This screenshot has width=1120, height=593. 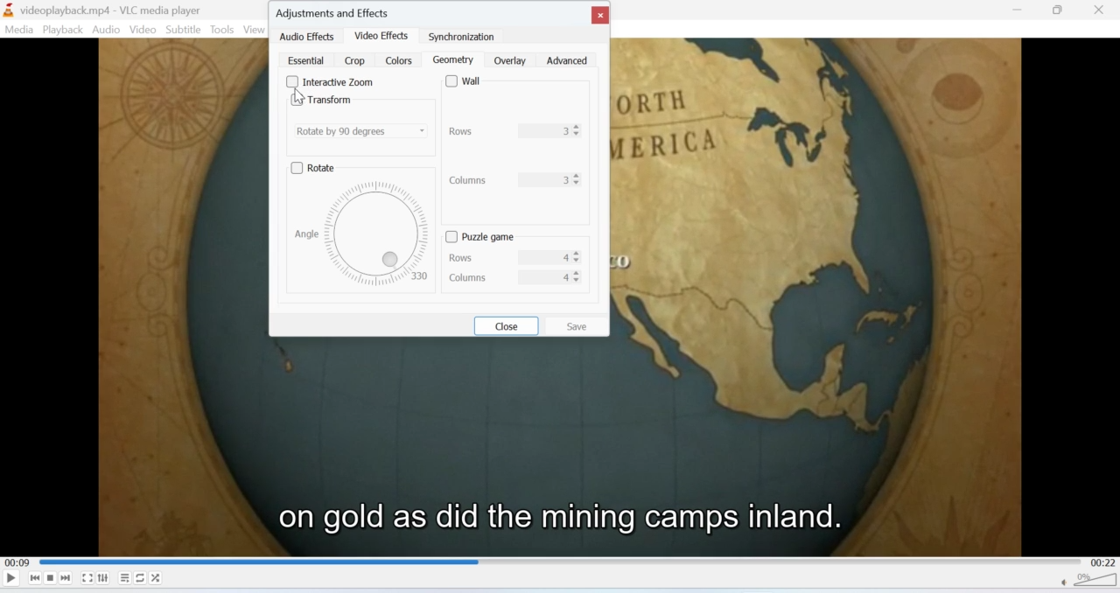 What do you see at coordinates (304, 95) in the screenshot?
I see `cursor on interactive zoom` at bounding box center [304, 95].